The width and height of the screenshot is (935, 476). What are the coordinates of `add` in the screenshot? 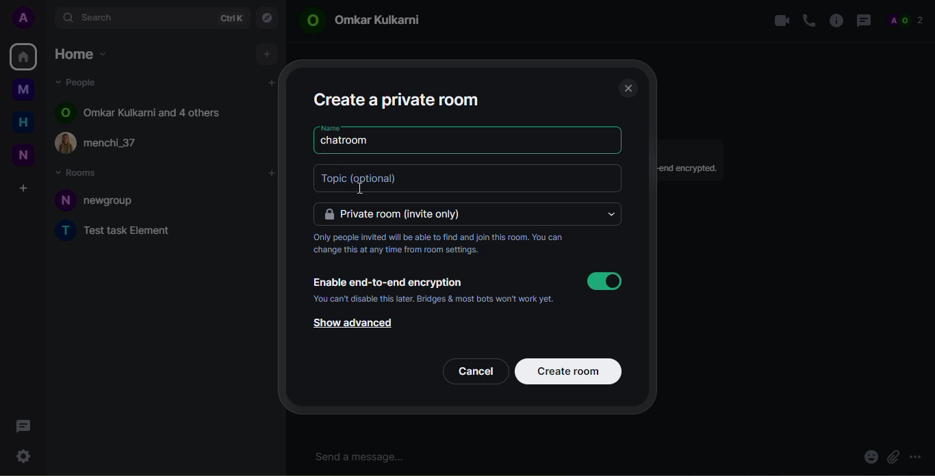 It's located at (272, 83).